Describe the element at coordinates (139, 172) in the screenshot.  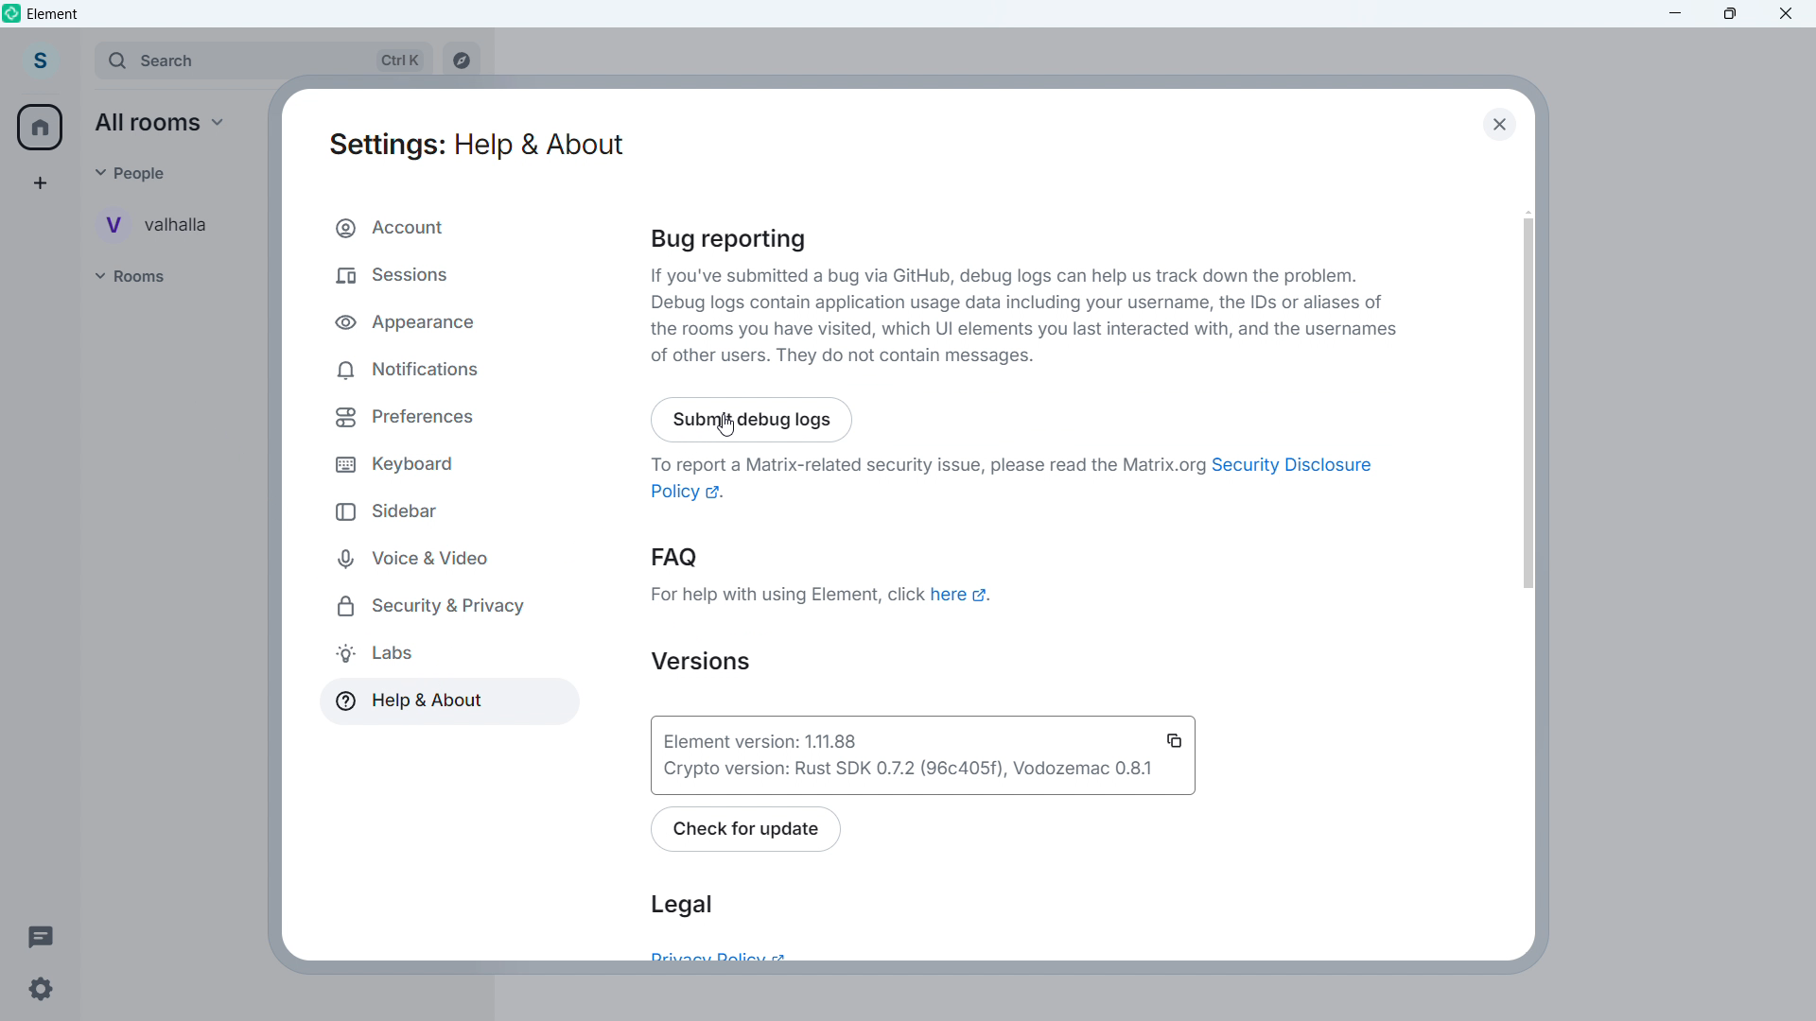
I see `` at that location.